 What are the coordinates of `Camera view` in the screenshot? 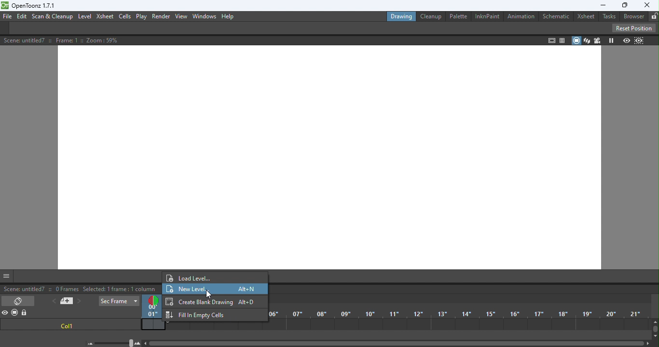 It's located at (597, 40).